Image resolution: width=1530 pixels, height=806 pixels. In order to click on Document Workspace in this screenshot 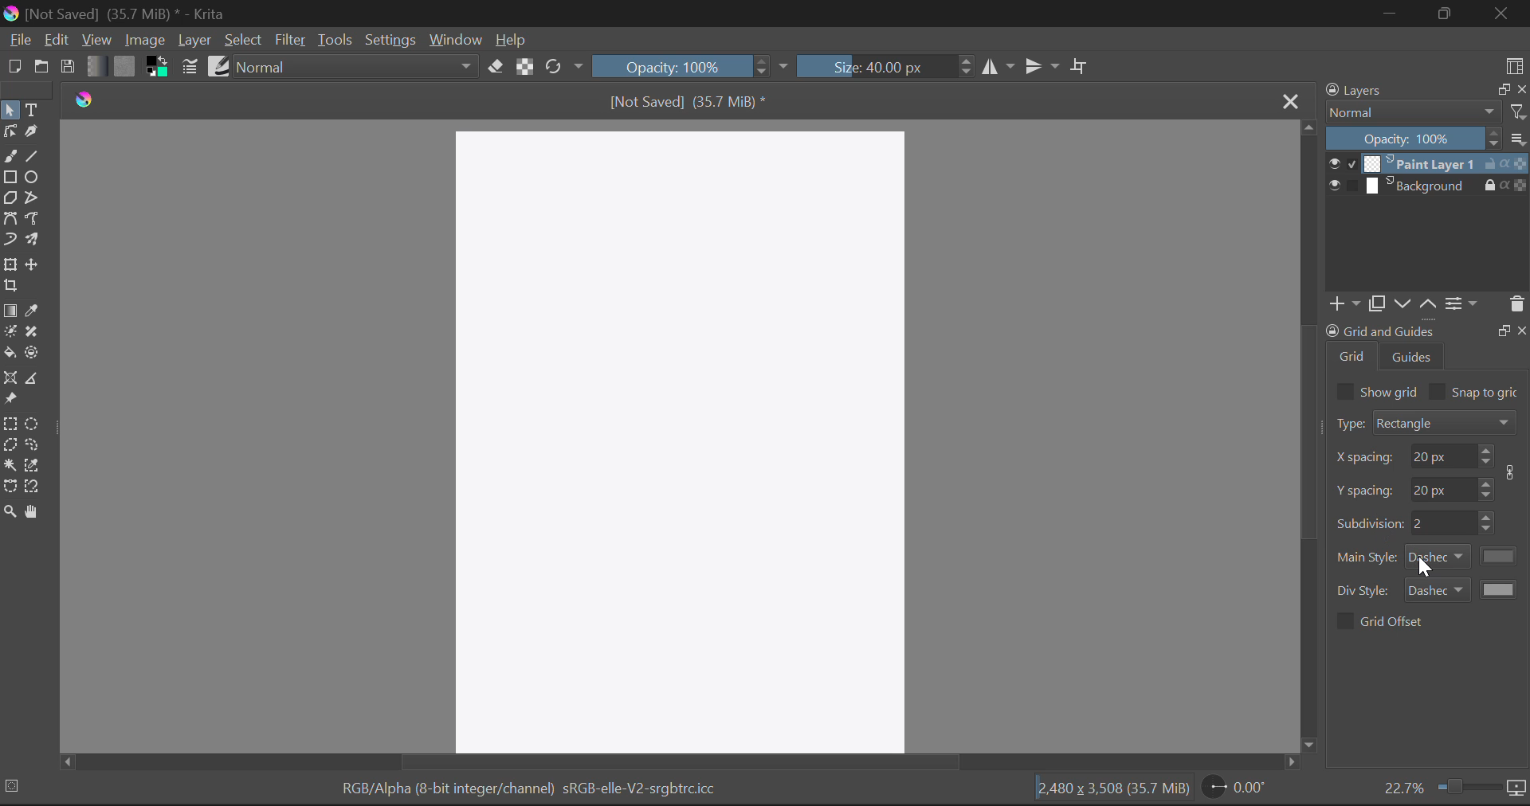, I will do `click(684, 437)`.